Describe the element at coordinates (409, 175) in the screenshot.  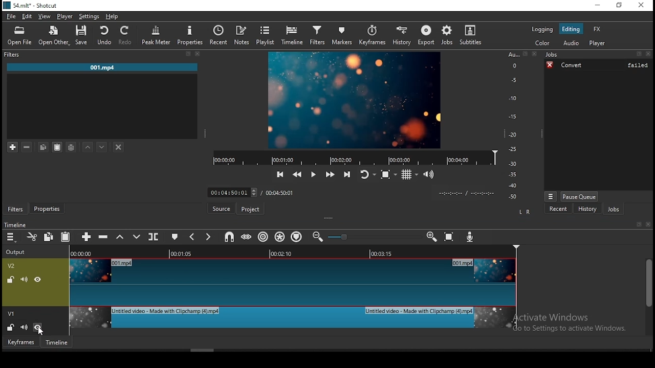
I see `toggle grid display on the player` at that location.